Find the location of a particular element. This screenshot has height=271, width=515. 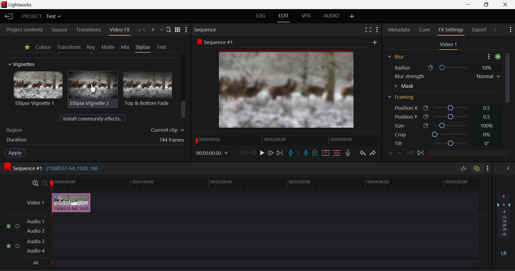

Cursor MOUSE_DOWN Position is located at coordinates (93, 89).